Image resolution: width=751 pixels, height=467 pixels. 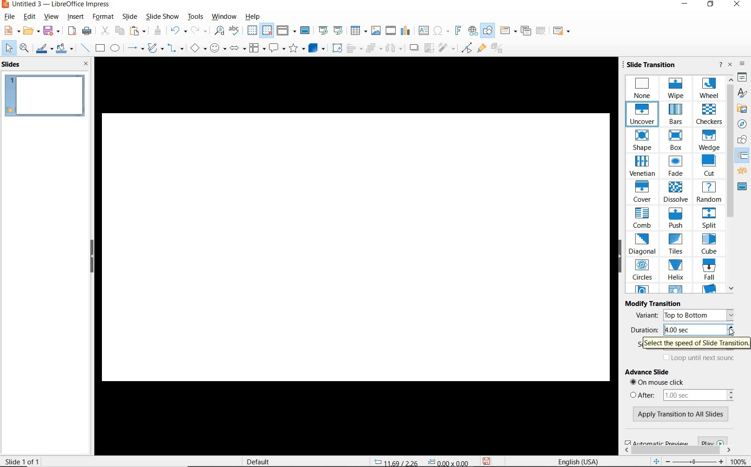 I want to click on LINES AND ARROWS, so click(x=135, y=48).